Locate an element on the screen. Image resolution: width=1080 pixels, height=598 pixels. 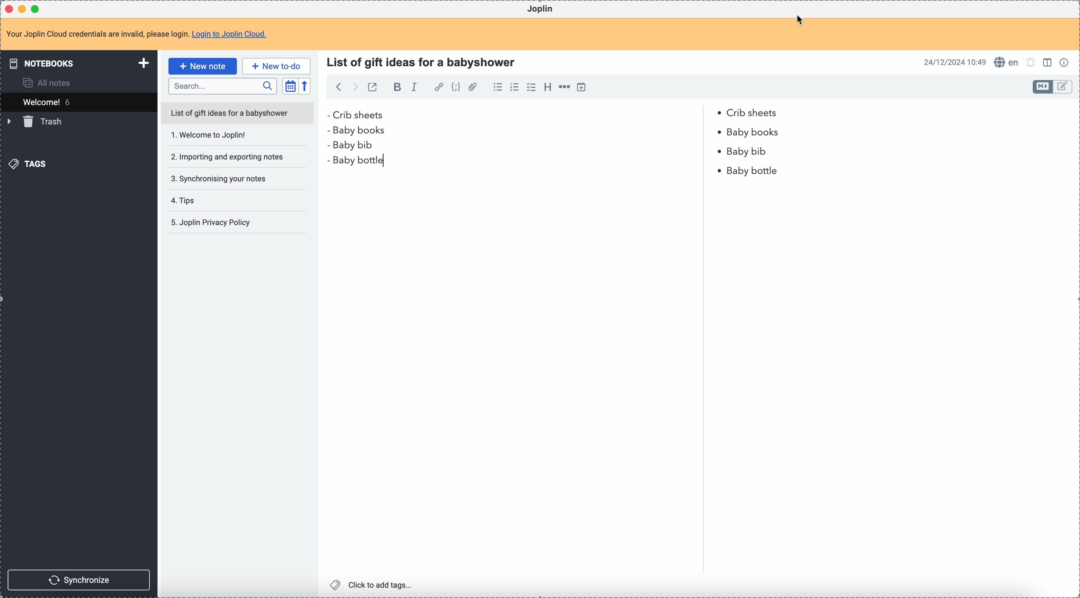
click to add tags is located at coordinates (371, 585).